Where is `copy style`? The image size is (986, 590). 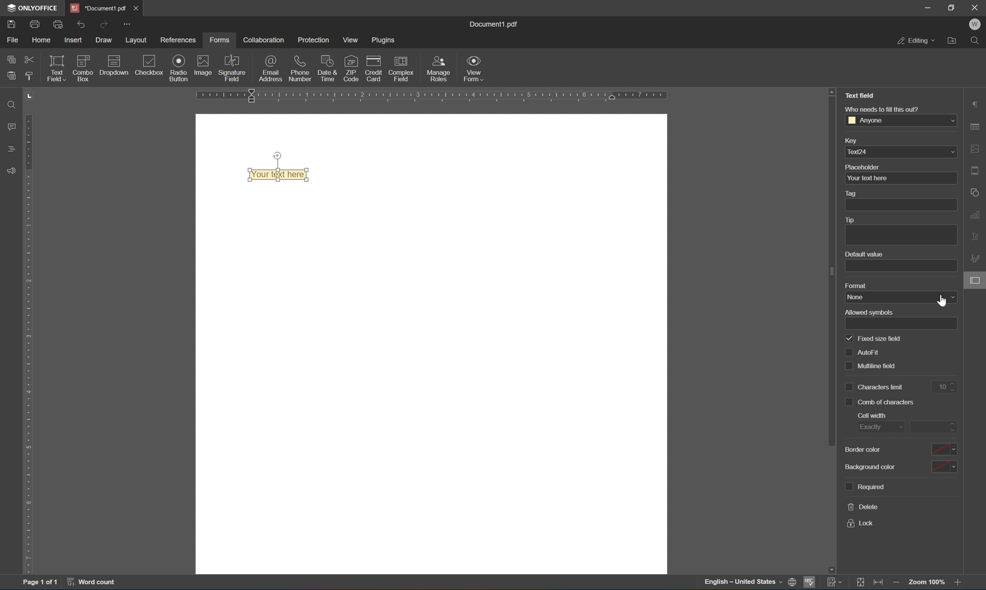 copy style is located at coordinates (28, 76).